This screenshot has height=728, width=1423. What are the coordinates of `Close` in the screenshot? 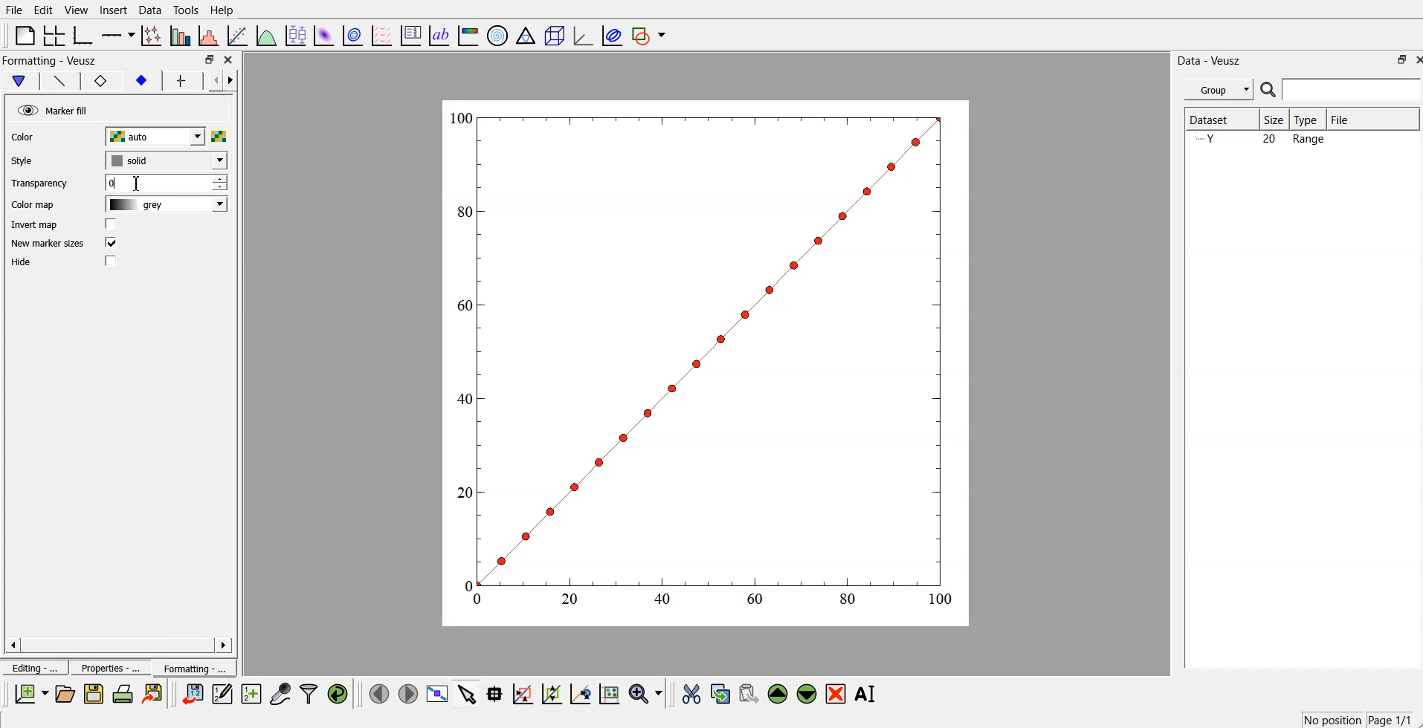 It's located at (1414, 59).